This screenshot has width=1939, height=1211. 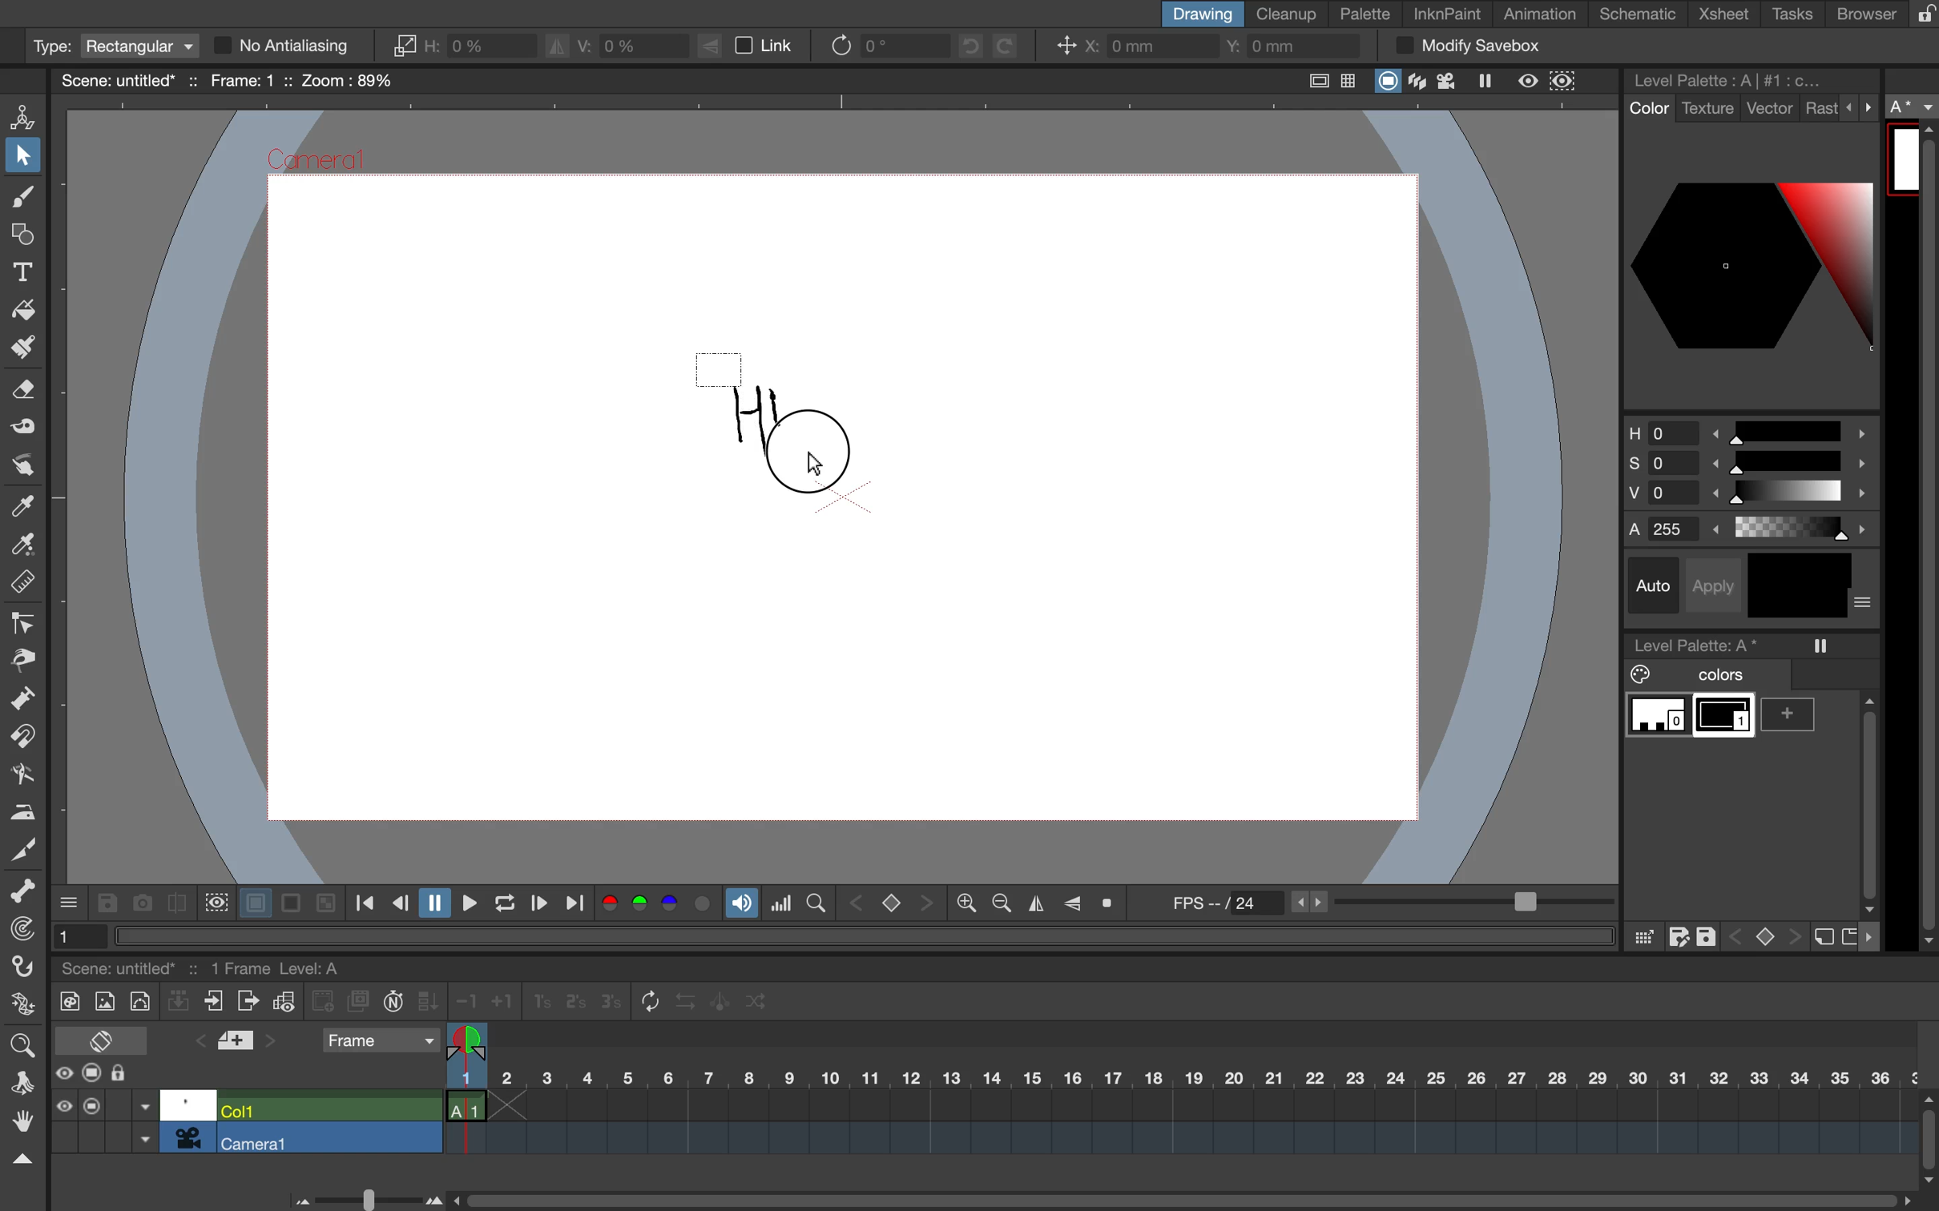 What do you see at coordinates (1753, 497) in the screenshot?
I see `brightness` at bounding box center [1753, 497].